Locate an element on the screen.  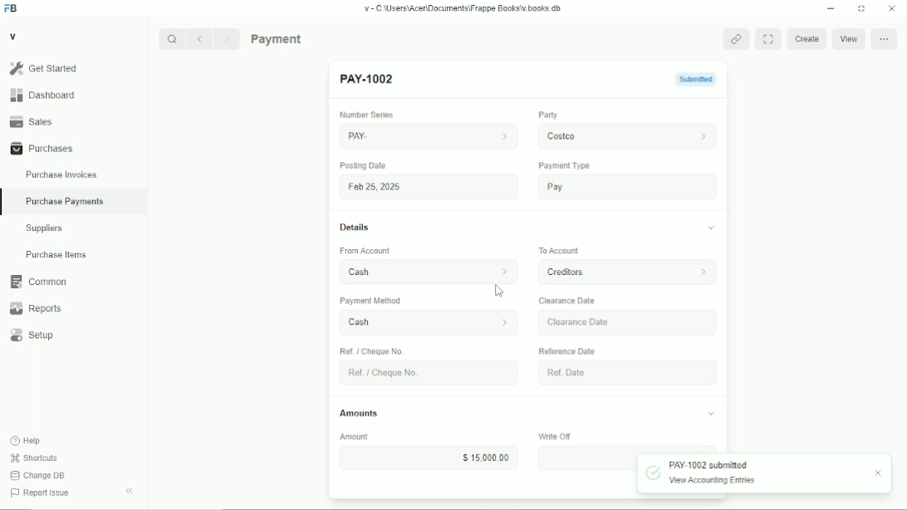
Party is located at coordinates (545, 115).